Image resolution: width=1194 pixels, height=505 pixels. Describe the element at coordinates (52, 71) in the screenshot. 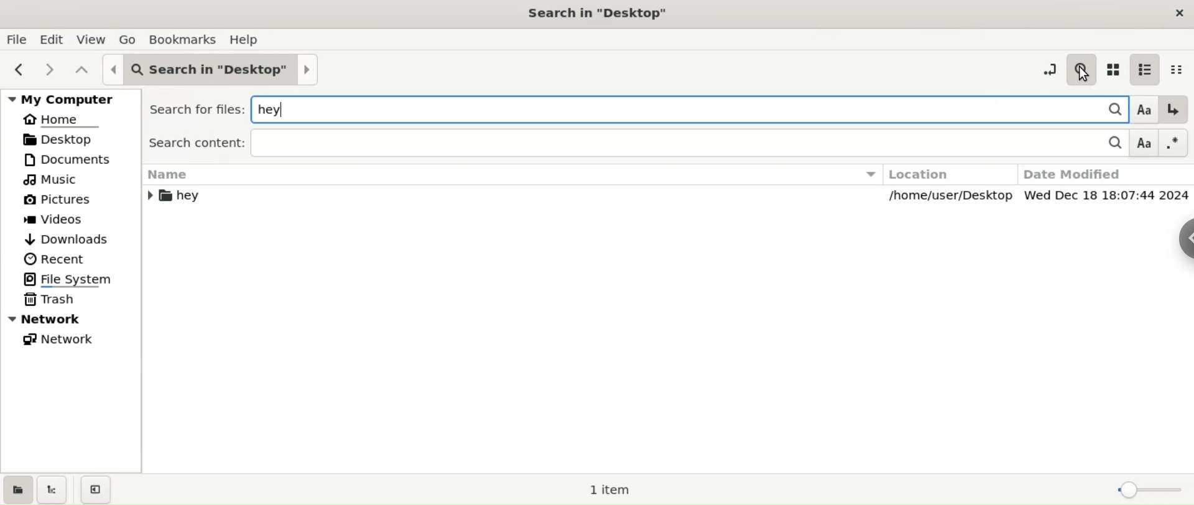

I see `next` at that location.